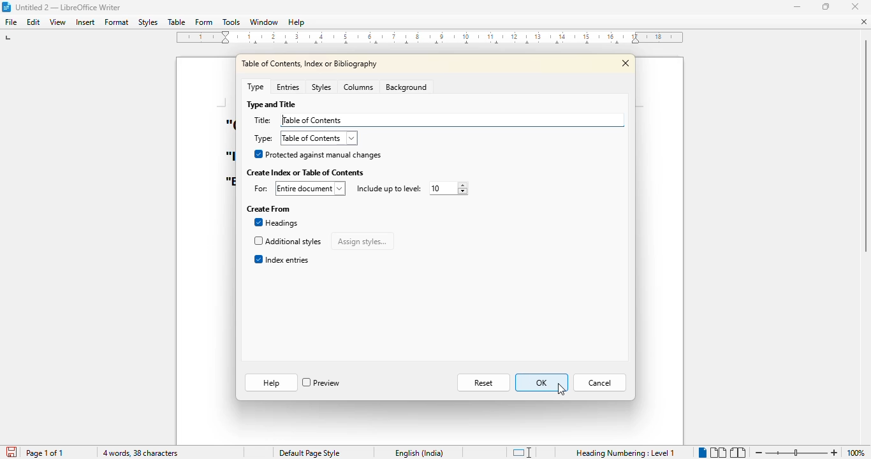 This screenshot has height=459, width=871. Describe the element at coordinates (420, 453) in the screenshot. I see `text language` at that location.